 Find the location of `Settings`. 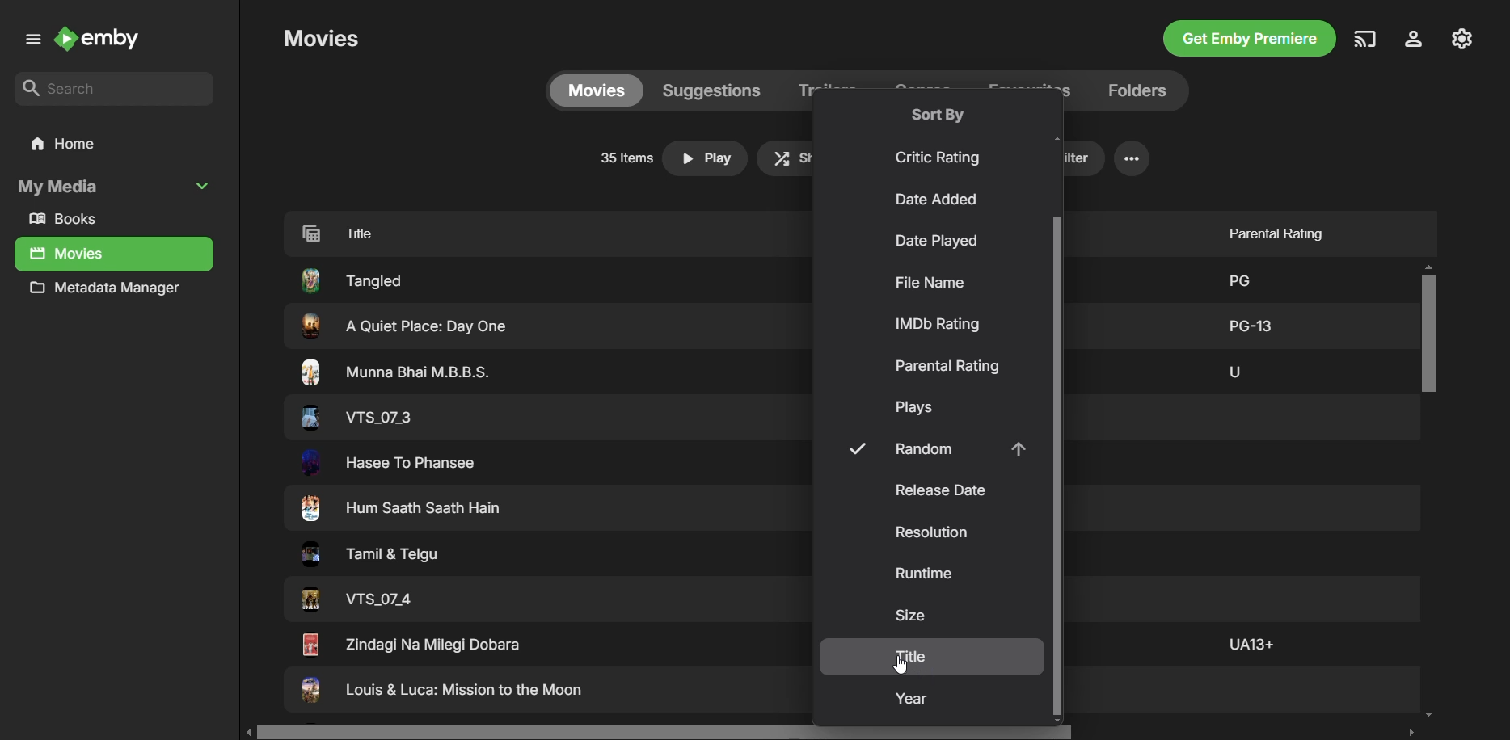

Settings is located at coordinates (1411, 40).